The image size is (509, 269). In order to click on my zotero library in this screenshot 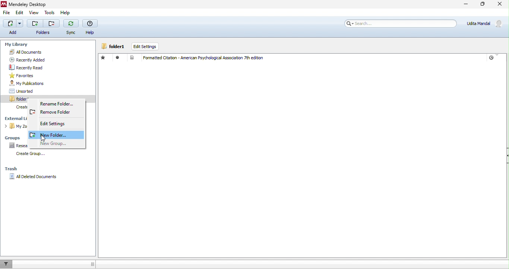, I will do `click(15, 126)`.